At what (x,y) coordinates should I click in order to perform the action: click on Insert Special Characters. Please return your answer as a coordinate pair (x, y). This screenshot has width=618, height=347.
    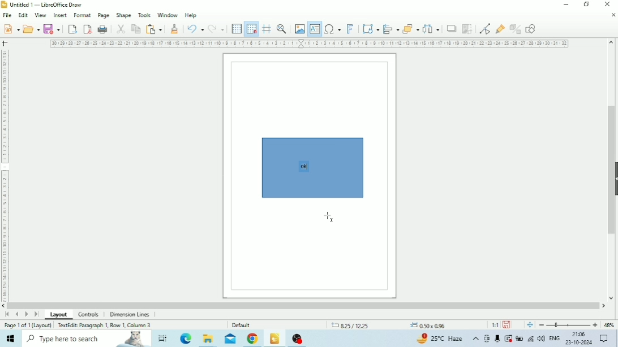
    Looking at the image, I should click on (333, 29).